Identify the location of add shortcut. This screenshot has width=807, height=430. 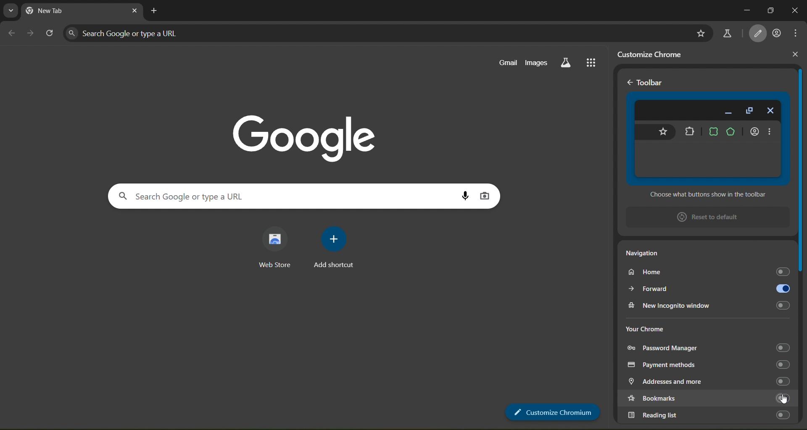
(337, 249).